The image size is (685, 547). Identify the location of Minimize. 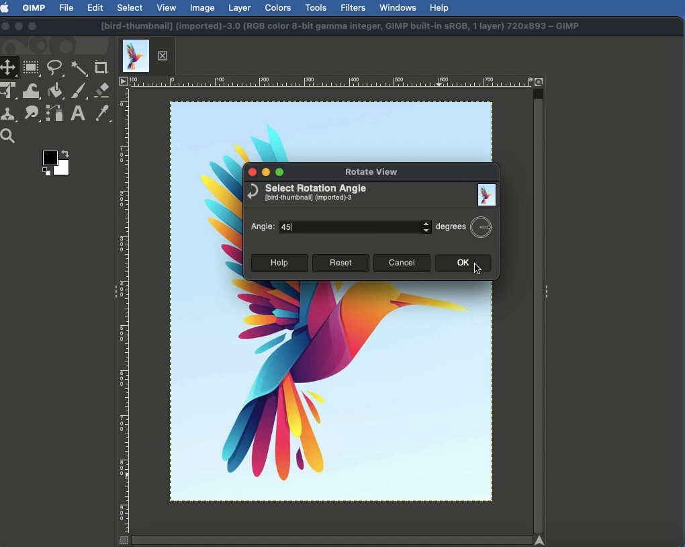
(19, 26).